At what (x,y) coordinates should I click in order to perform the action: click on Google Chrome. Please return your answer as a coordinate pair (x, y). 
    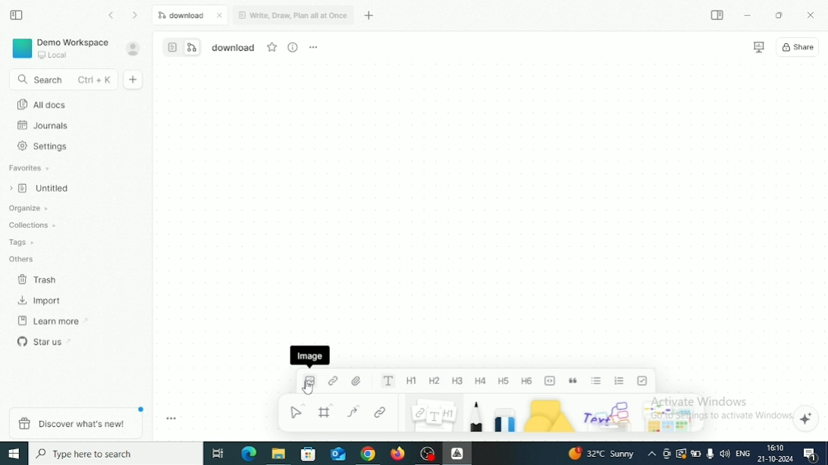
    Looking at the image, I should click on (368, 454).